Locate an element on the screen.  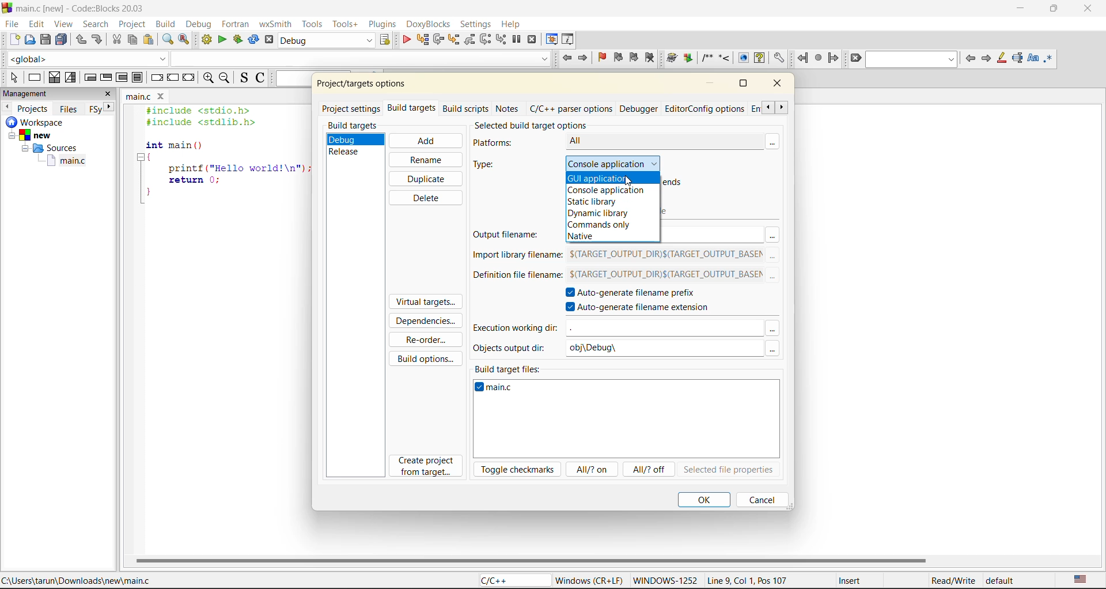
editor/config options is located at coordinates (711, 110).